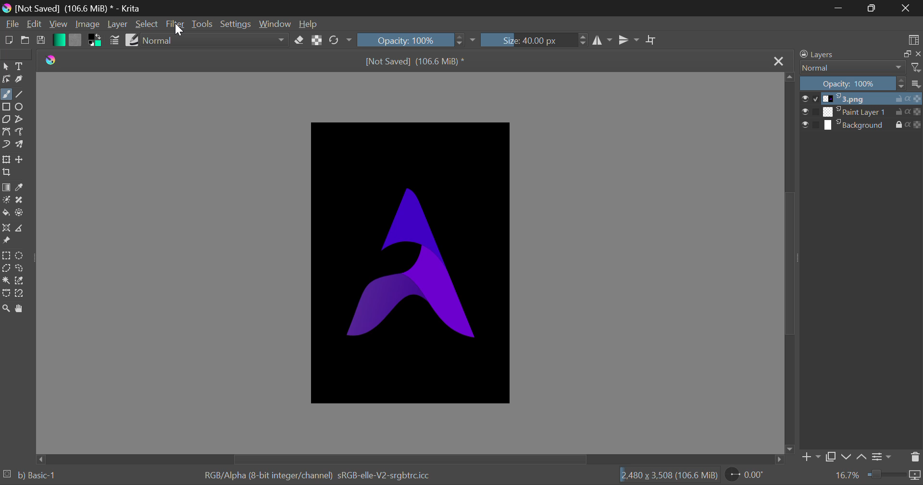  I want to click on View, so click(58, 25).